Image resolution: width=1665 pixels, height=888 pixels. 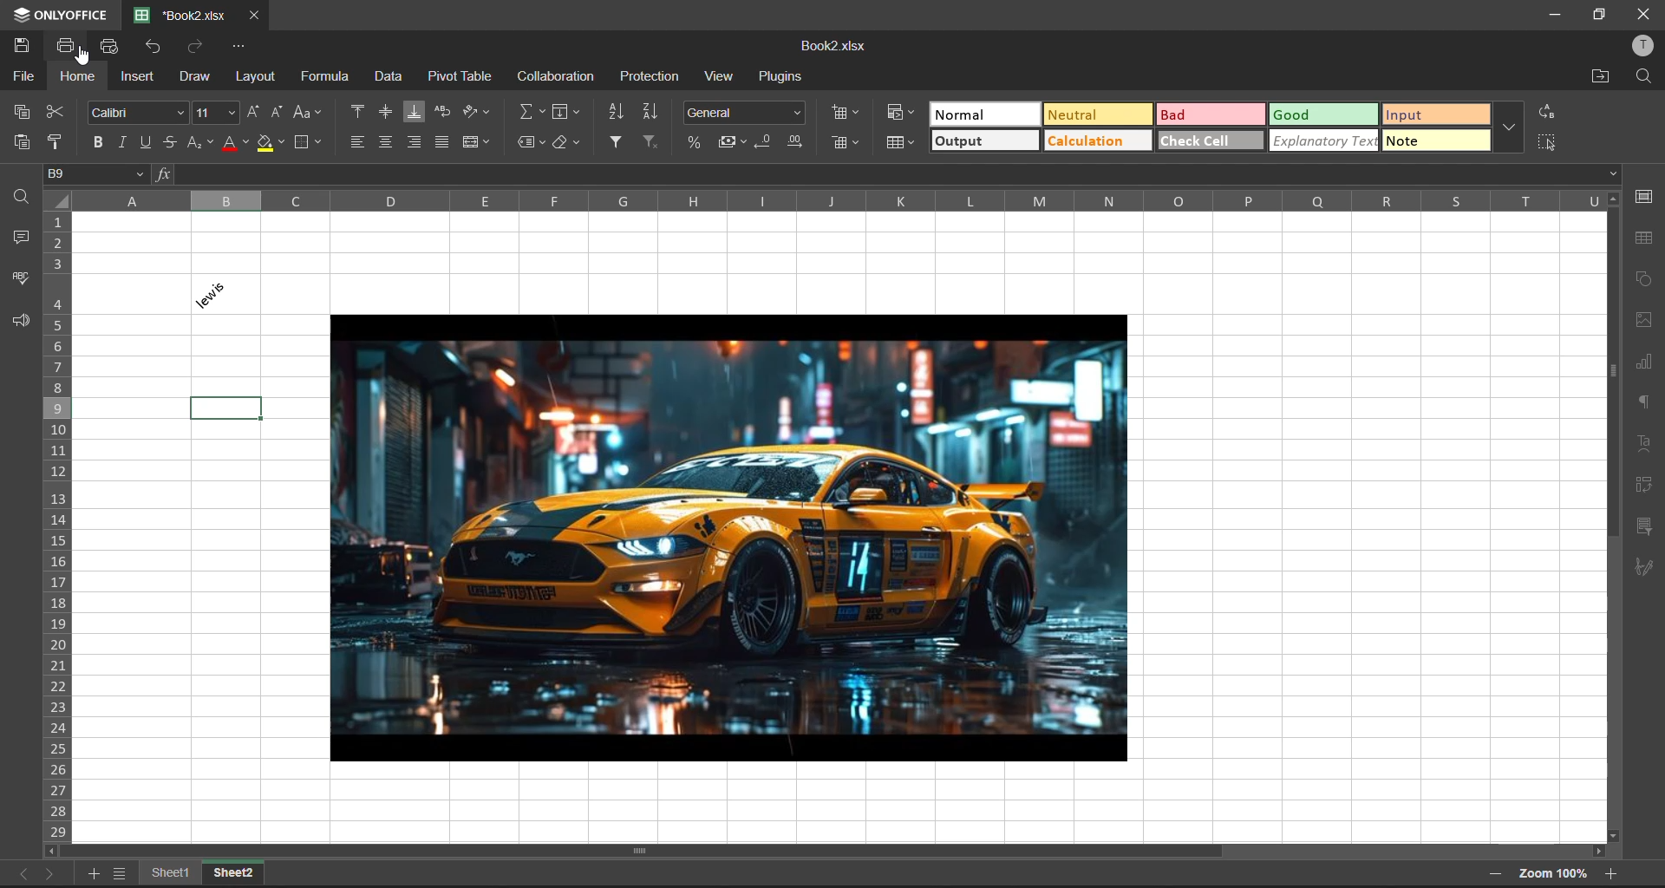 What do you see at coordinates (23, 76) in the screenshot?
I see `file` at bounding box center [23, 76].